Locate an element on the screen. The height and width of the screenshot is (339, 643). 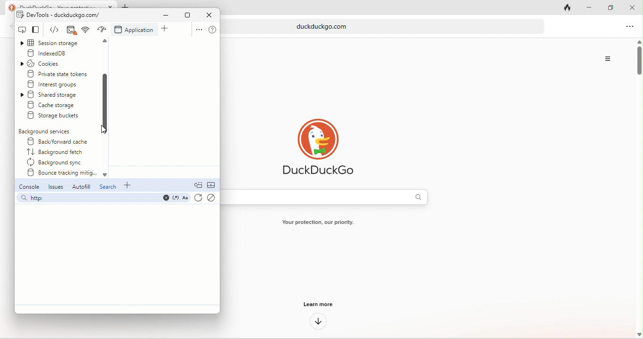
close is located at coordinates (633, 8).